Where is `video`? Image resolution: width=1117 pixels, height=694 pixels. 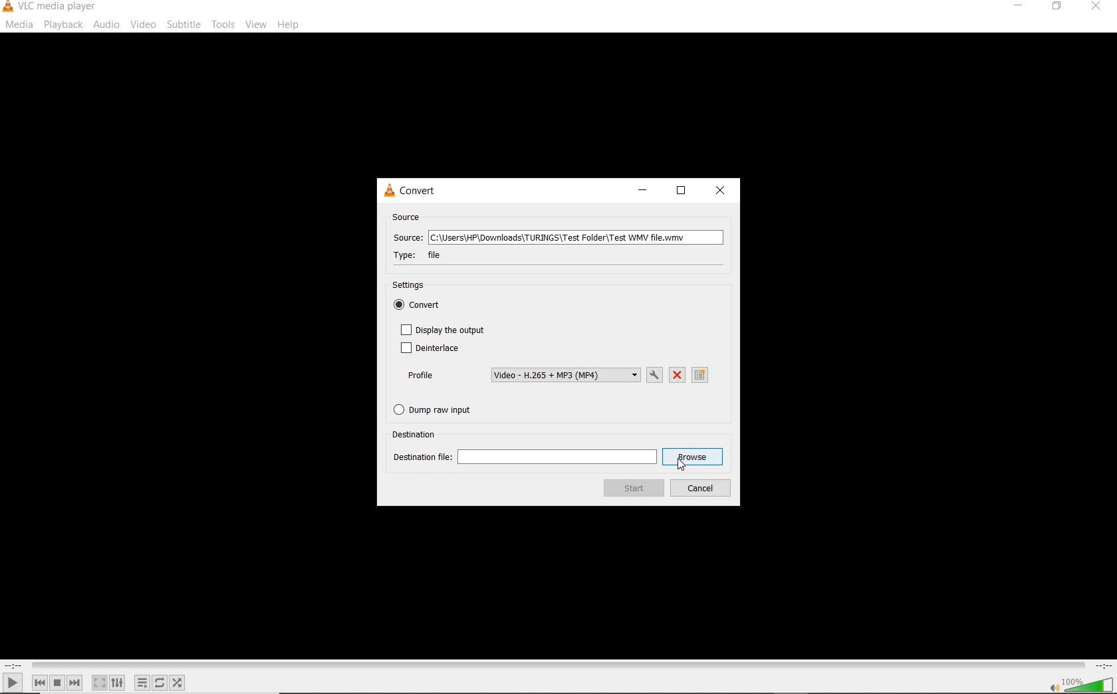
video is located at coordinates (143, 25).